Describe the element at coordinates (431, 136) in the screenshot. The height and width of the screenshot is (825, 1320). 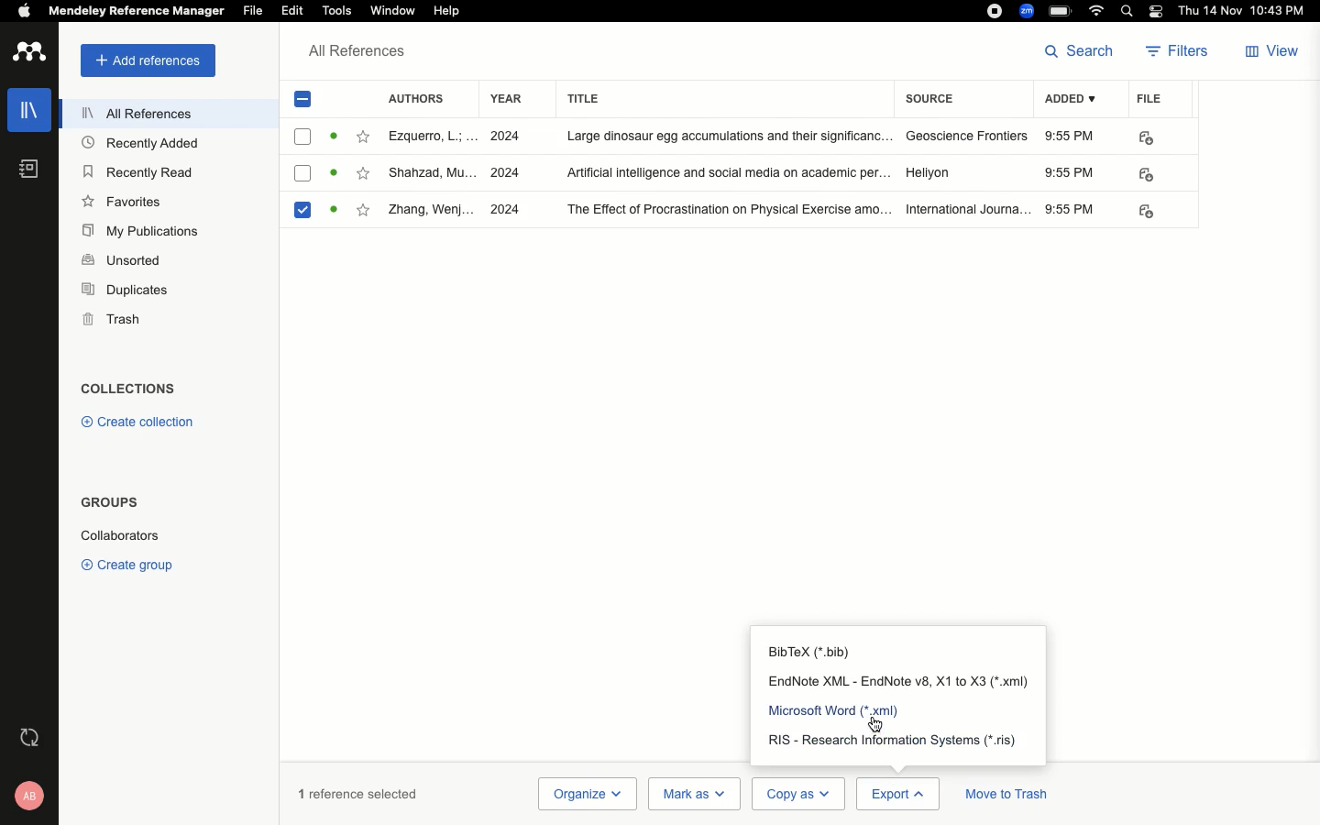
I see `Ezquerro` at that location.